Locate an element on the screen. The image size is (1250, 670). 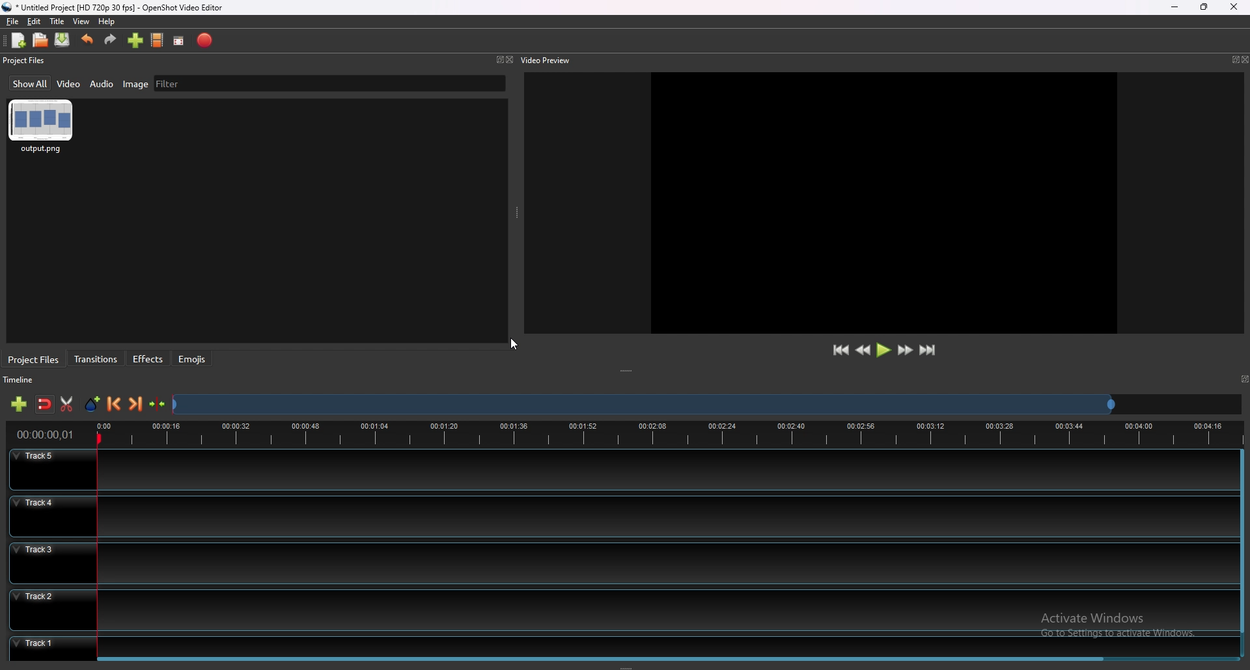
project files is located at coordinates (25, 60).